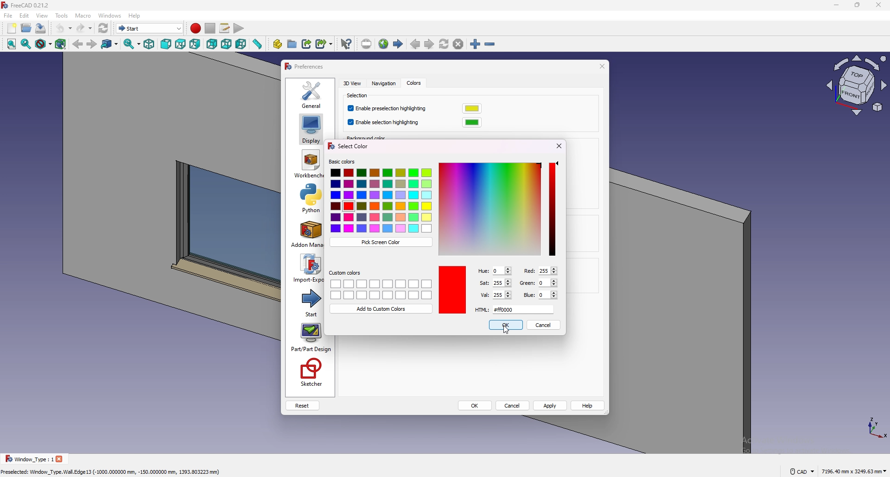 Image resolution: width=890 pixels, height=477 pixels. I want to click on cancel, so click(513, 406).